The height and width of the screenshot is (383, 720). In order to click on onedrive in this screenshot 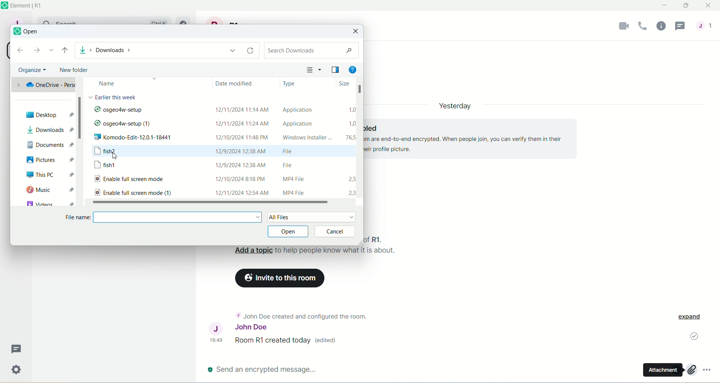, I will do `click(43, 85)`.